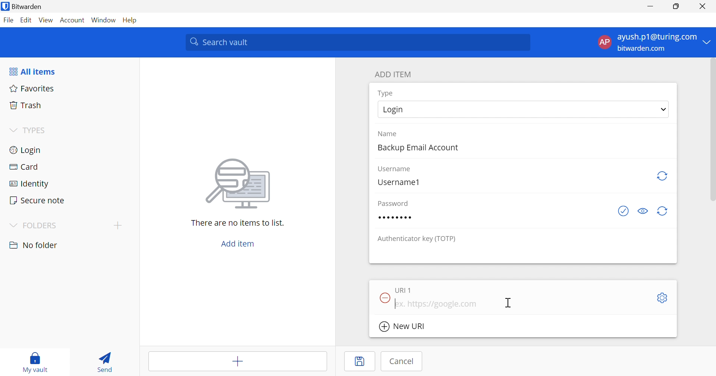 This screenshot has height=376, width=716. I want to click on TYPES, so click(35, 130).